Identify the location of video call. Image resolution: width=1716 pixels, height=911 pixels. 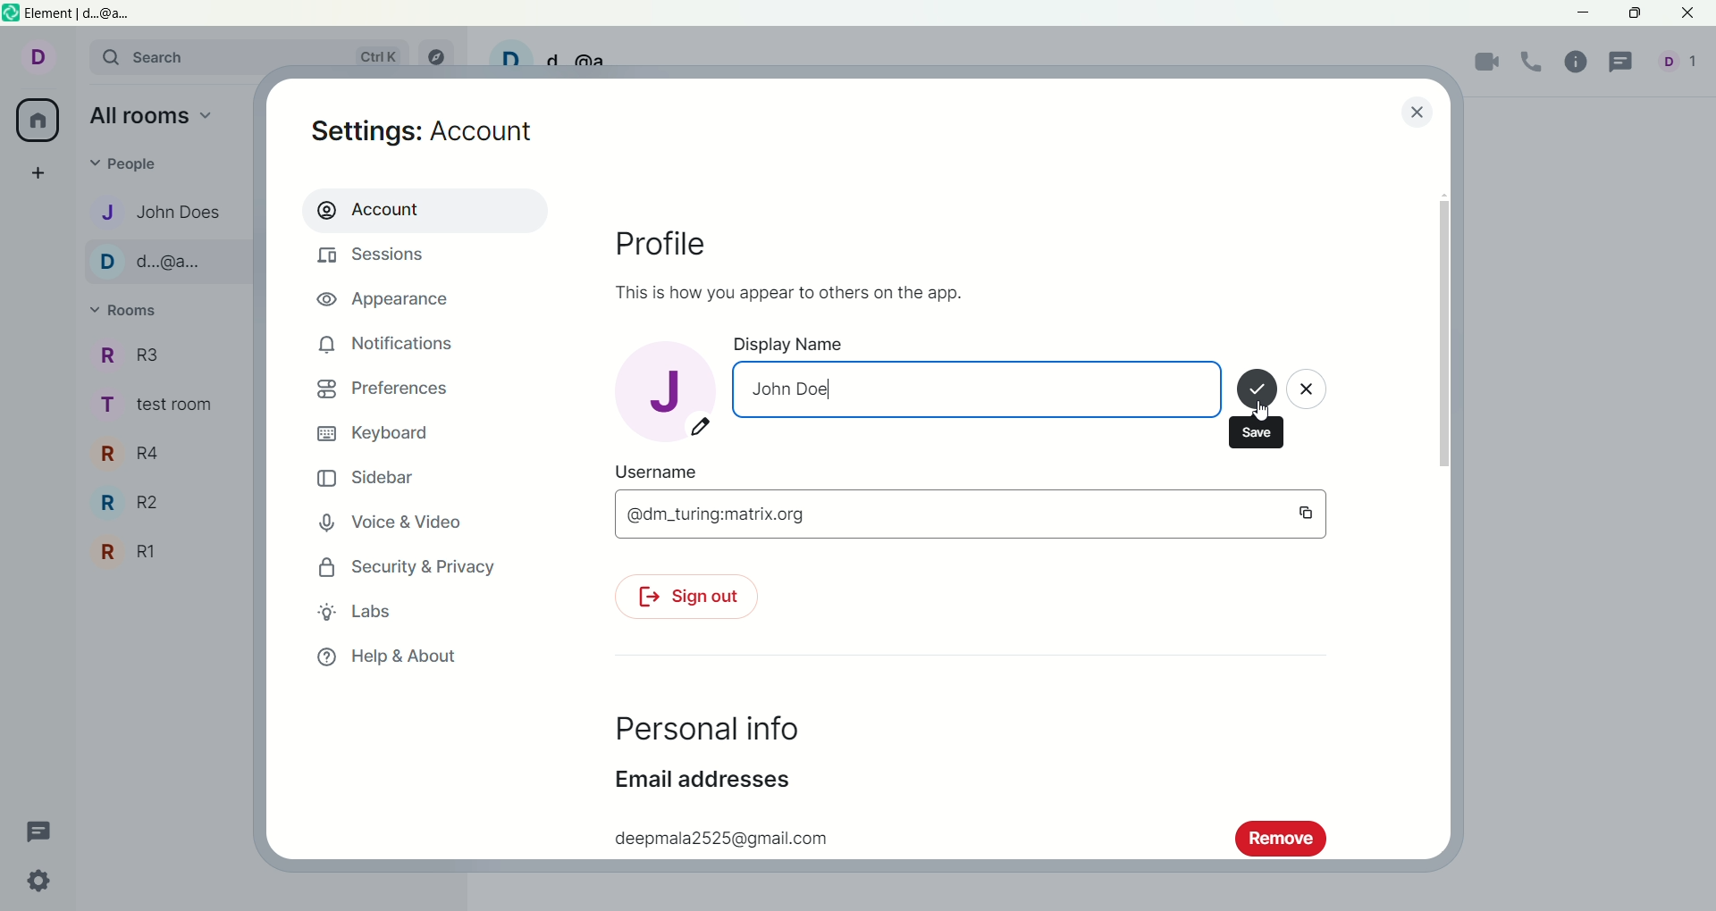
(1488, 64).